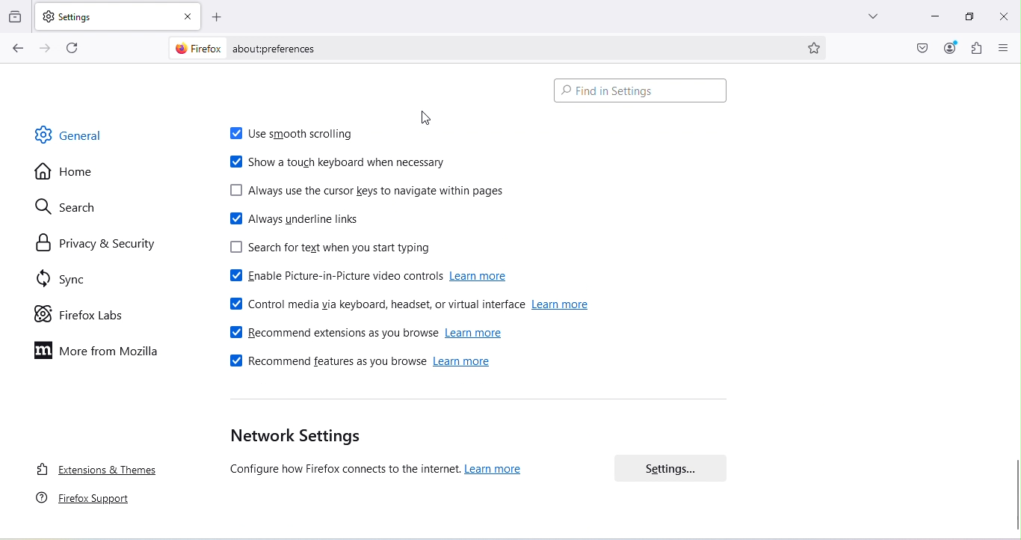 This screenshot has height=540, width=1021. I want to click on Address bar, so click(510, 48).